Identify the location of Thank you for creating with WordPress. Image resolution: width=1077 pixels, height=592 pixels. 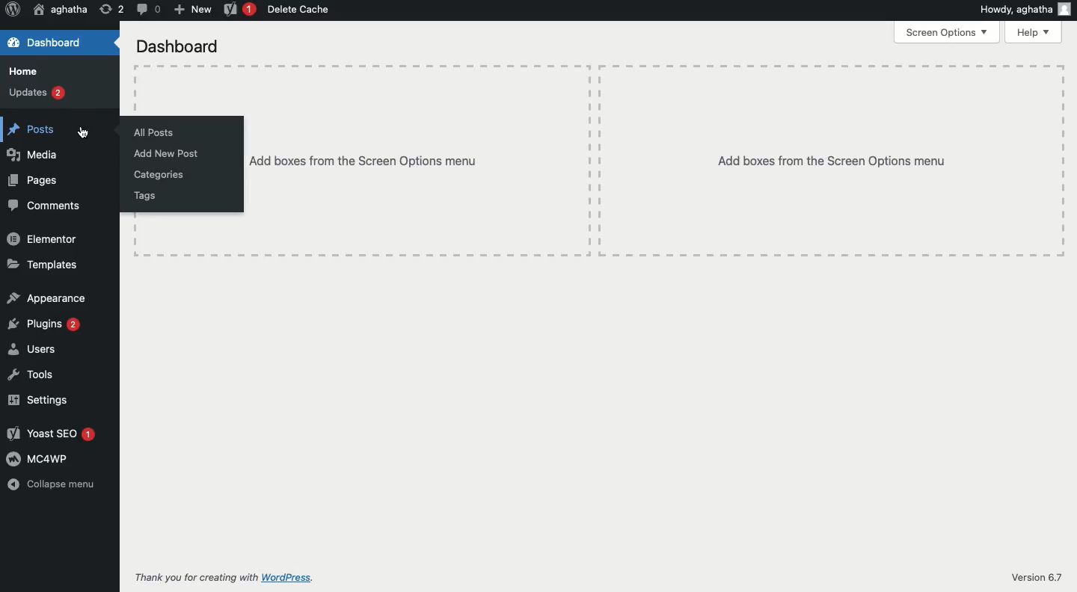
(224, 578).